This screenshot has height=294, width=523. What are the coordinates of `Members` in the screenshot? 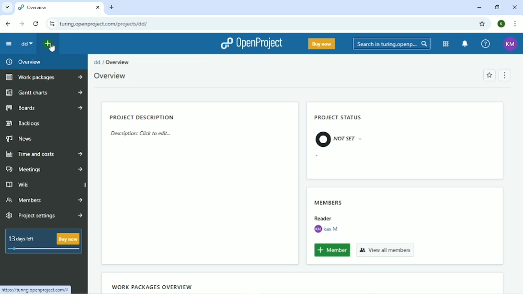 It's located at (329, 203).